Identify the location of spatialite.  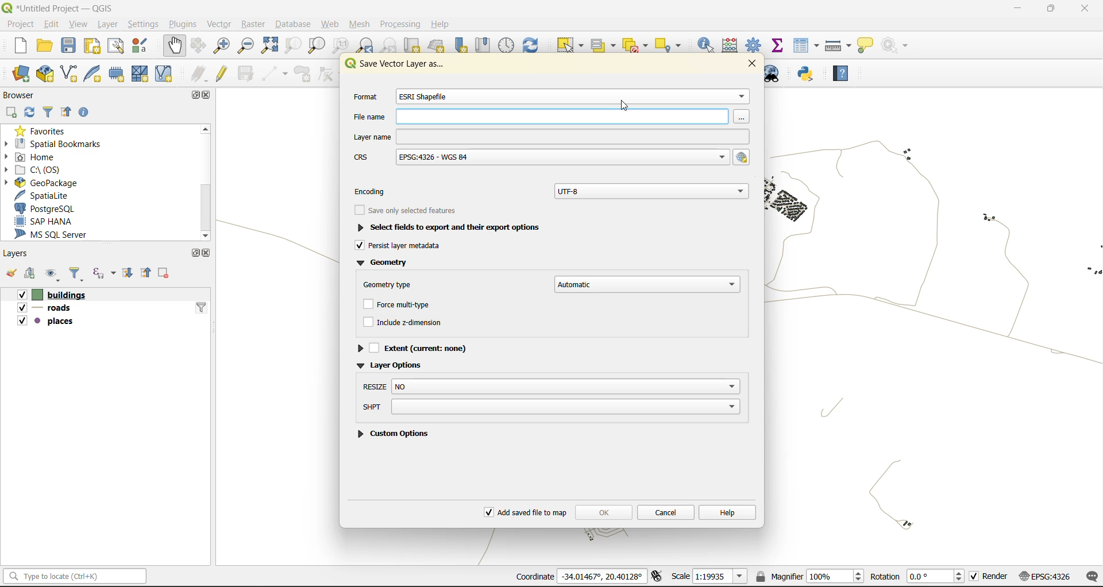
(47, 196).